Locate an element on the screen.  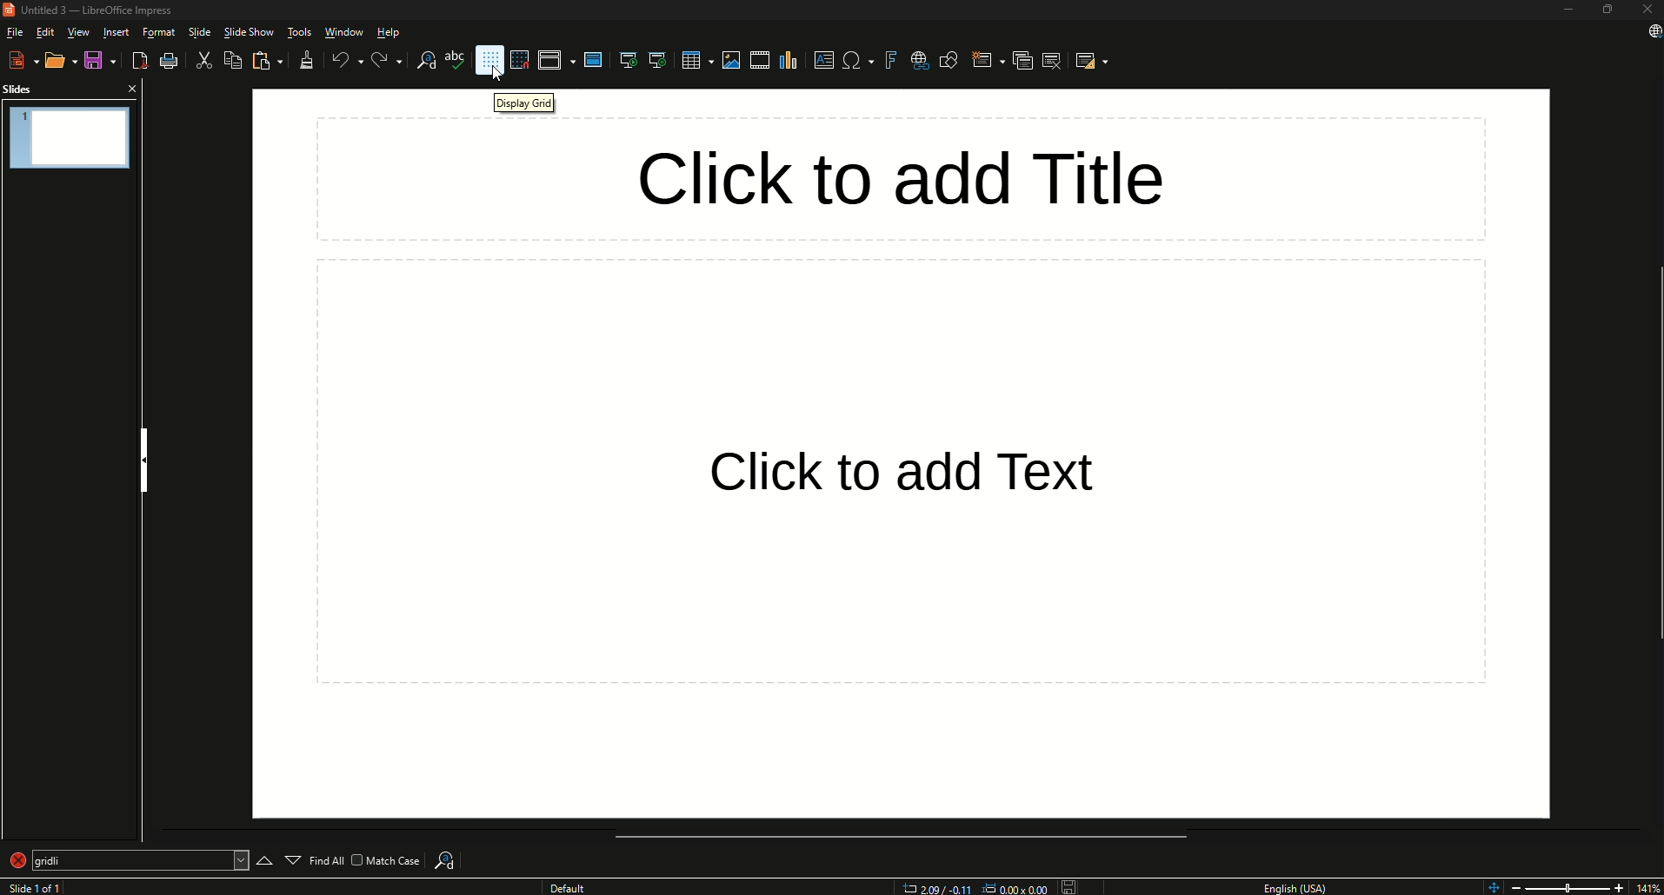
Tools is located at coordinates (297, 30).